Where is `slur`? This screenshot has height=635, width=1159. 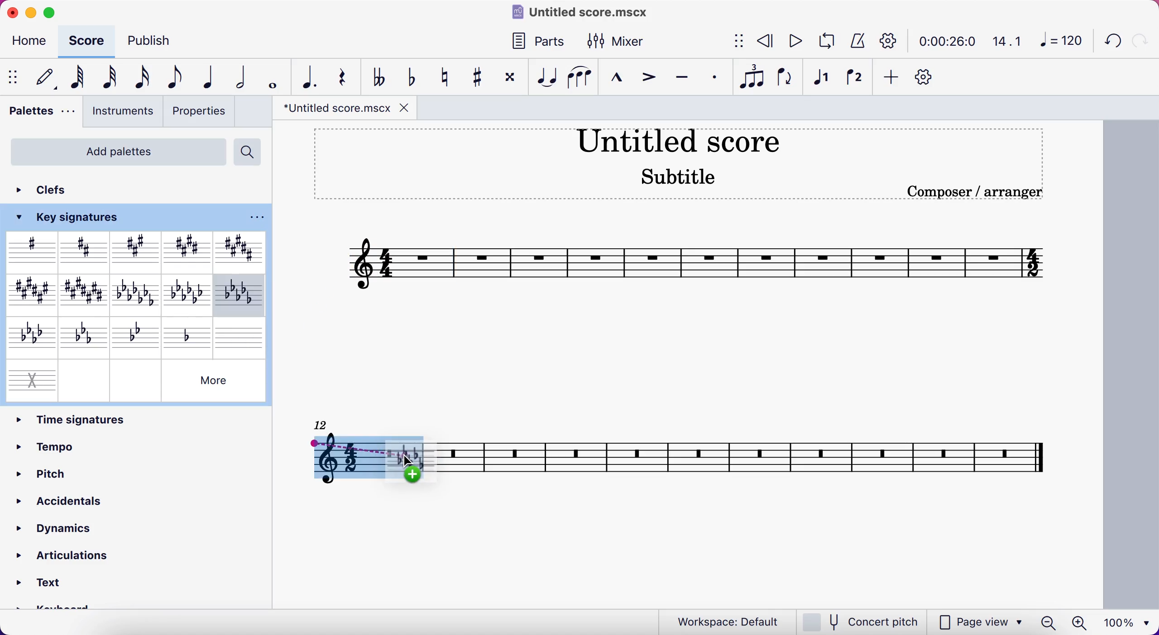 slur is located at coordinates (582, 81).